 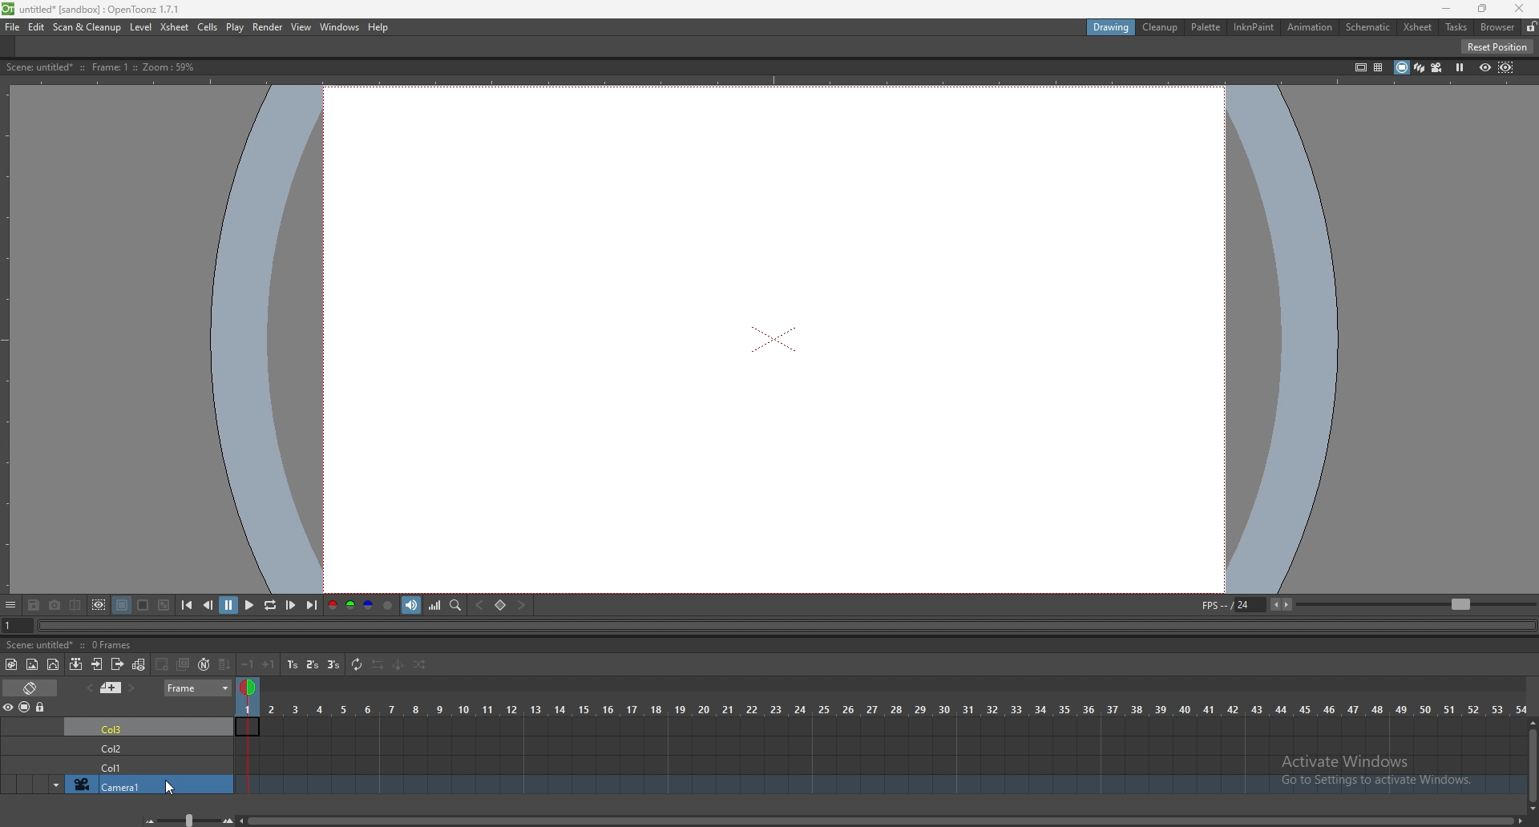 I want to click on reframe on 2s, so click(x=313, y=664).